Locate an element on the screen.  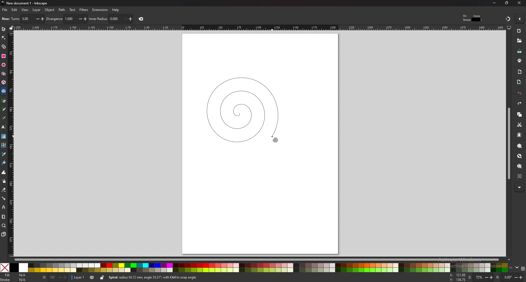
paint bucket is located at coordinates (4, 163).